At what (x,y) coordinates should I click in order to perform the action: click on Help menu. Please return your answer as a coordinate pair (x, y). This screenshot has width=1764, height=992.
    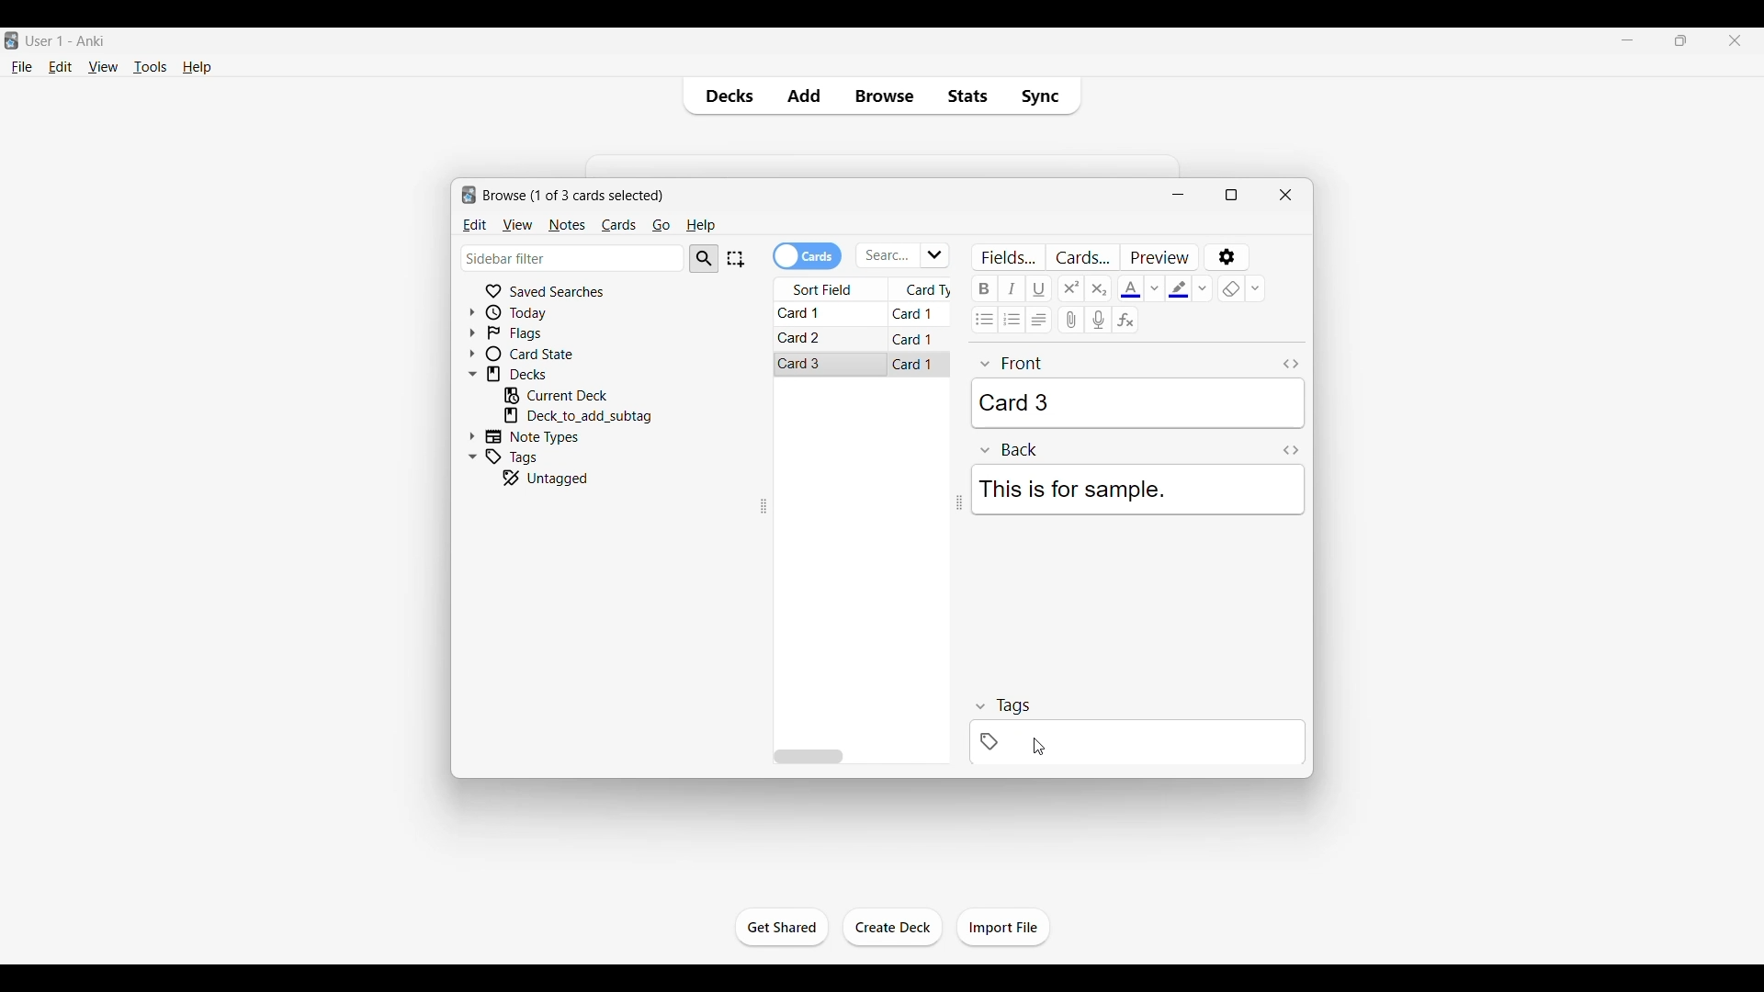
    Looking at the image, I should click on (700, 226).